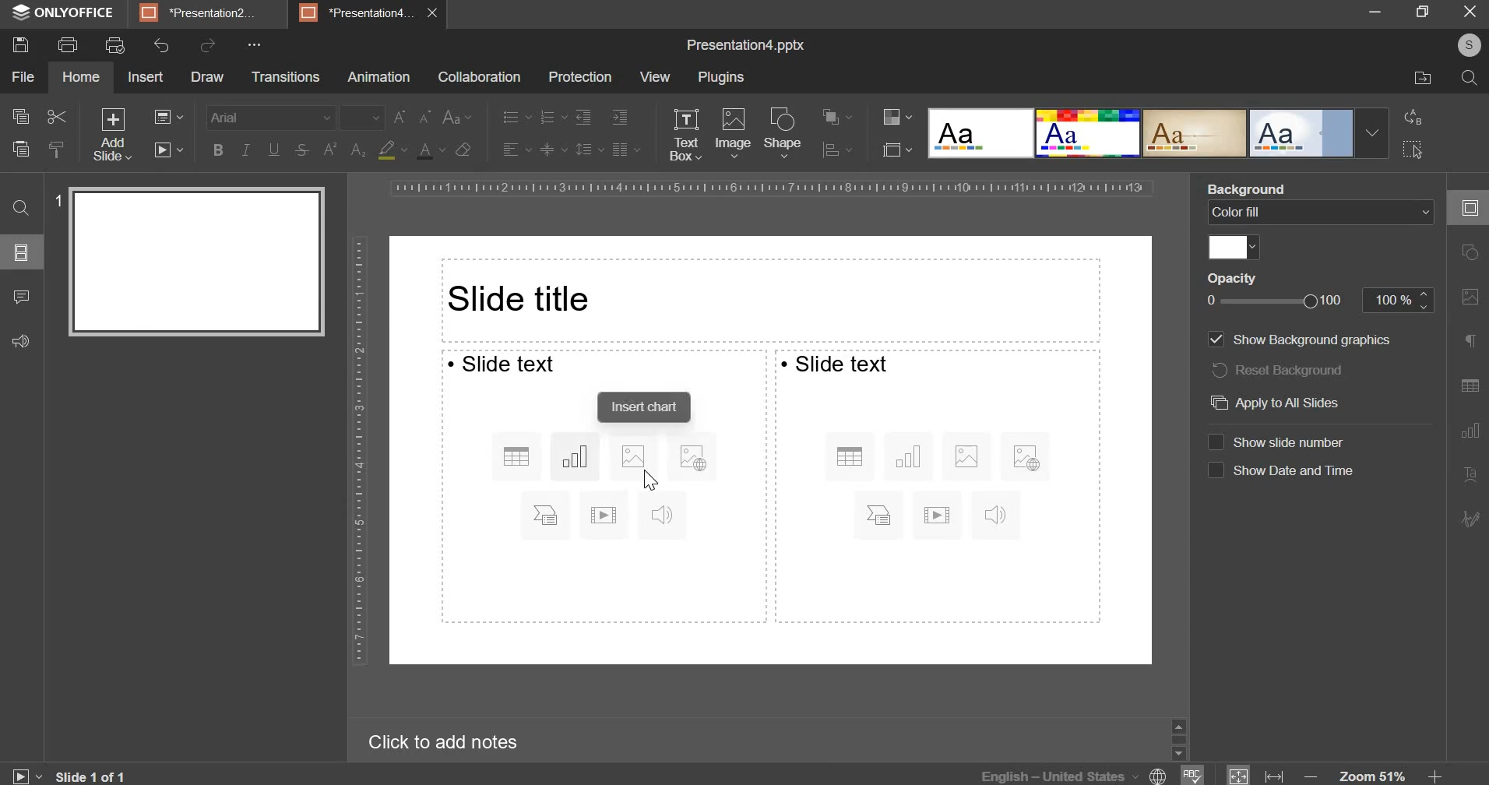 The image size is (1489, 785). I want to click on underline, so click(273, 149).